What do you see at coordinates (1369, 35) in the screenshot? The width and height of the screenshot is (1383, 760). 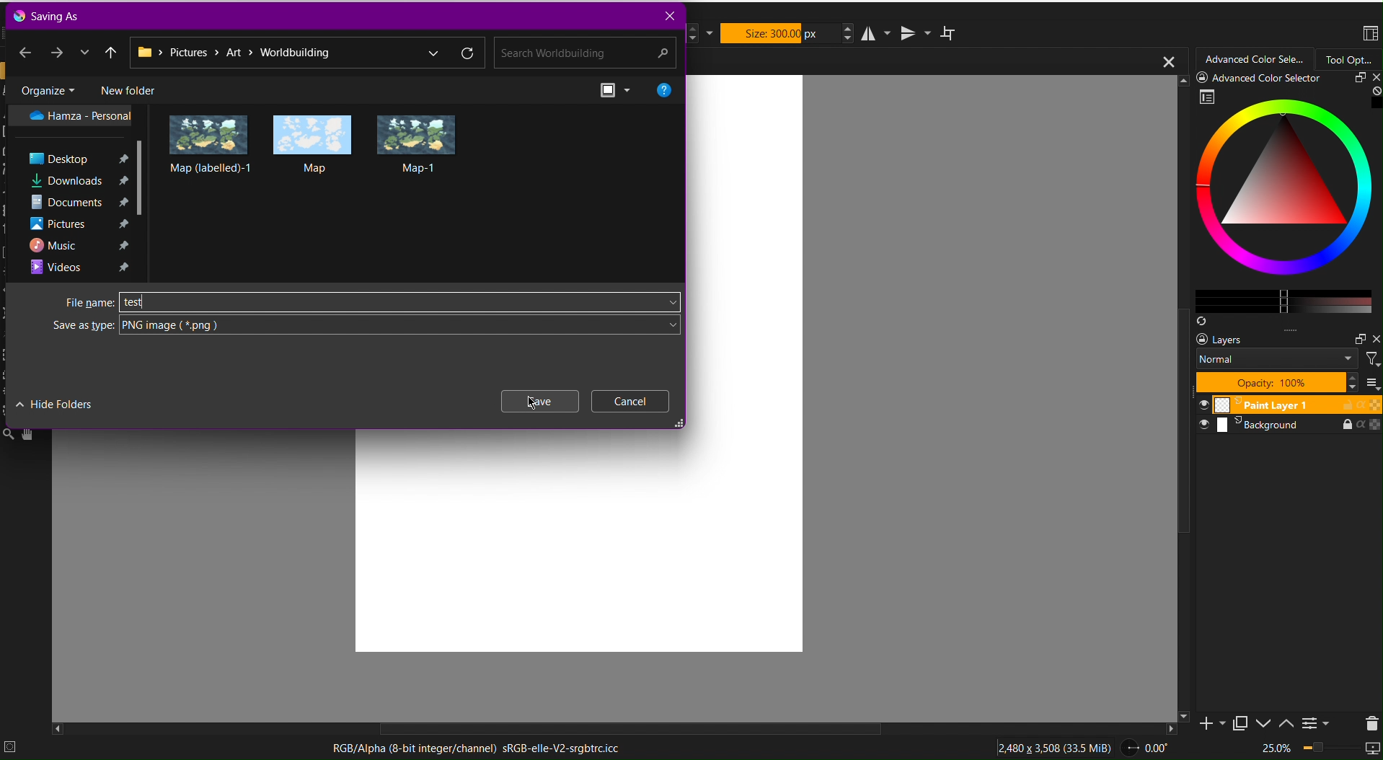 I see `Workspace` at bounding box center [1369, 35].